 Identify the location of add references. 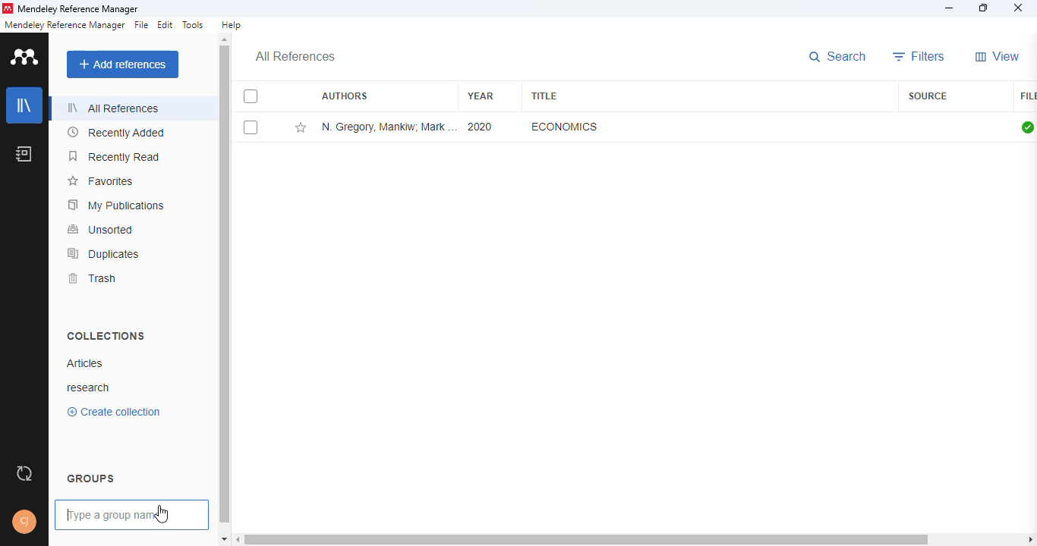
(123, 64).